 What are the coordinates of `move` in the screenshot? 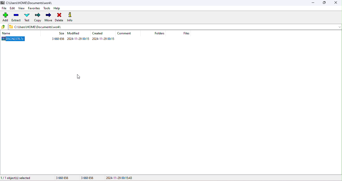 It's located at (49, 17).